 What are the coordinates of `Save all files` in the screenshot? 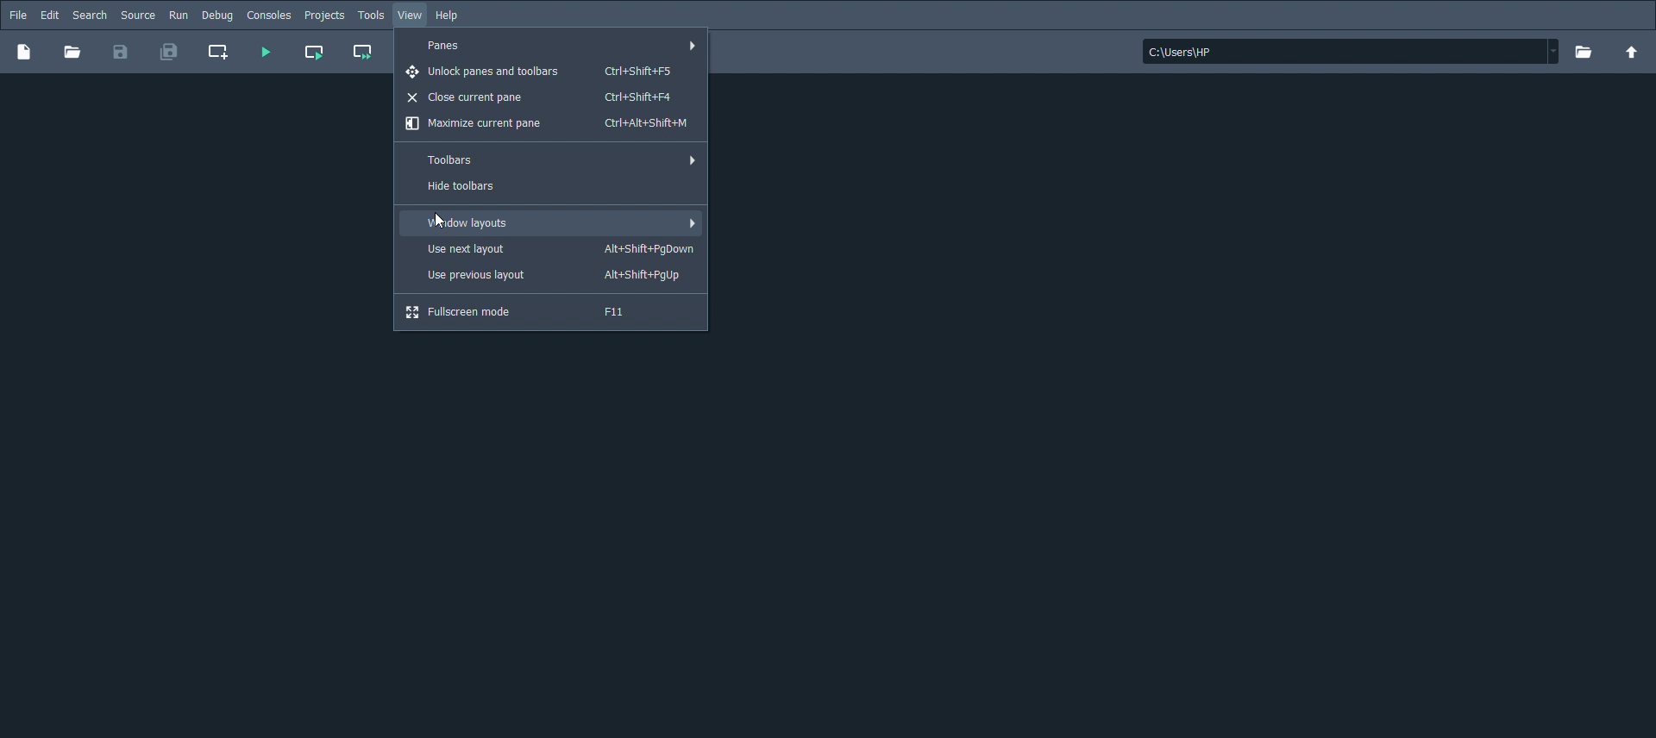 It's located at (168, 52).